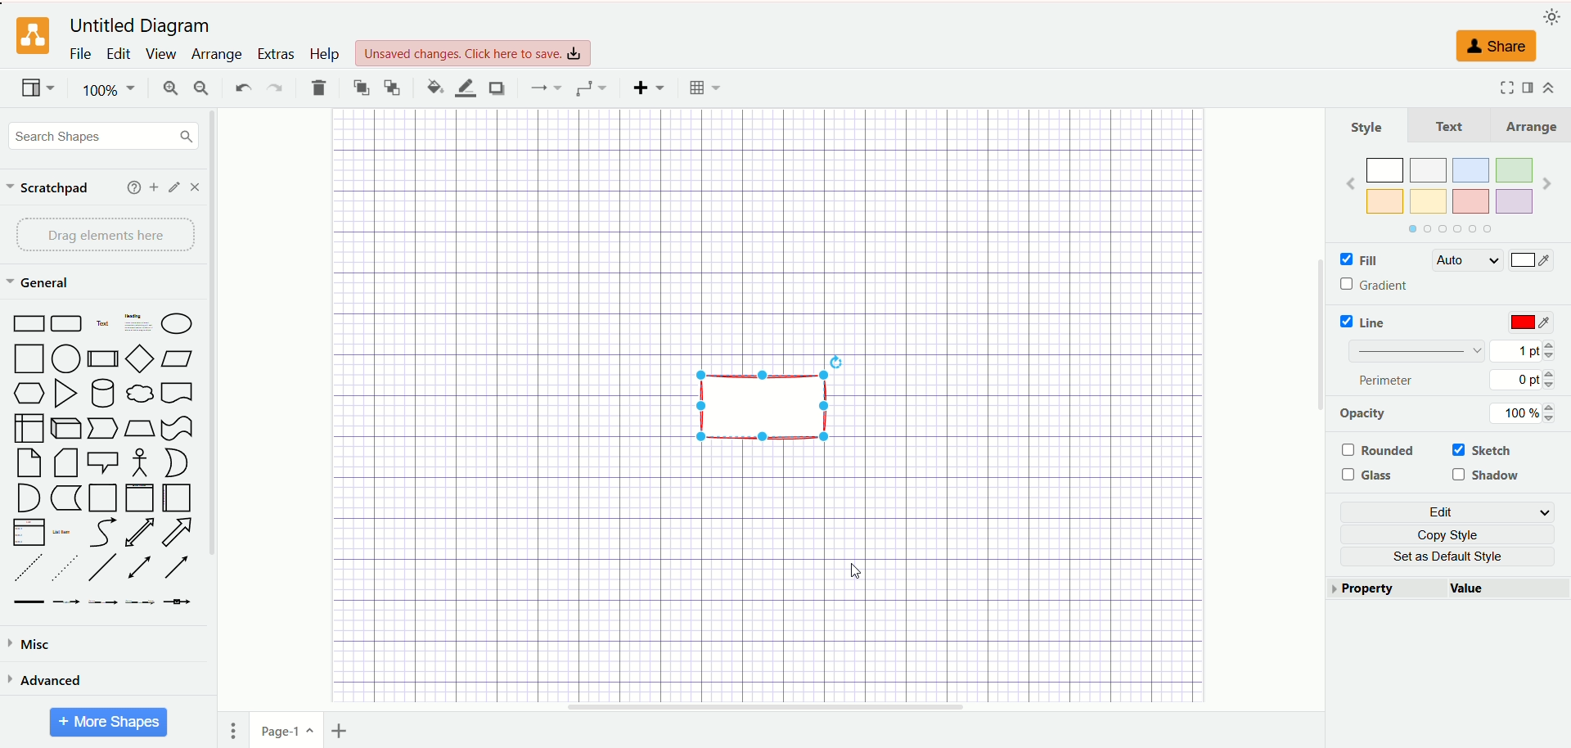 The height and width of the screenshot is (748, 1571). I want to click on 1 pt, so click(1524, 350).